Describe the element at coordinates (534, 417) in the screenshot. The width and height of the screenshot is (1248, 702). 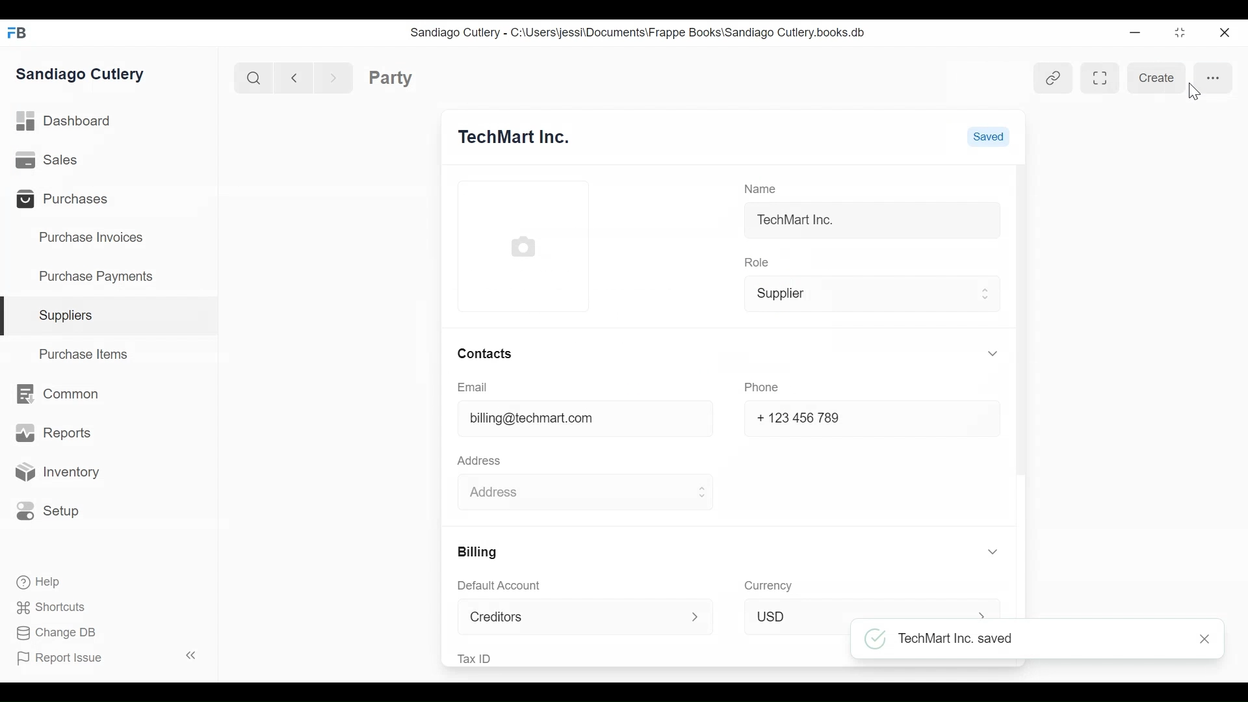
I see `billing@techmart.com` at that location.